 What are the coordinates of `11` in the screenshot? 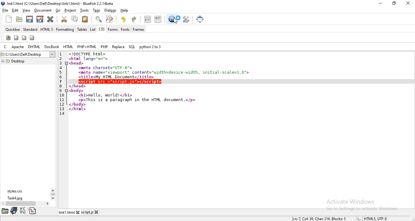 It's located at (62, 100).